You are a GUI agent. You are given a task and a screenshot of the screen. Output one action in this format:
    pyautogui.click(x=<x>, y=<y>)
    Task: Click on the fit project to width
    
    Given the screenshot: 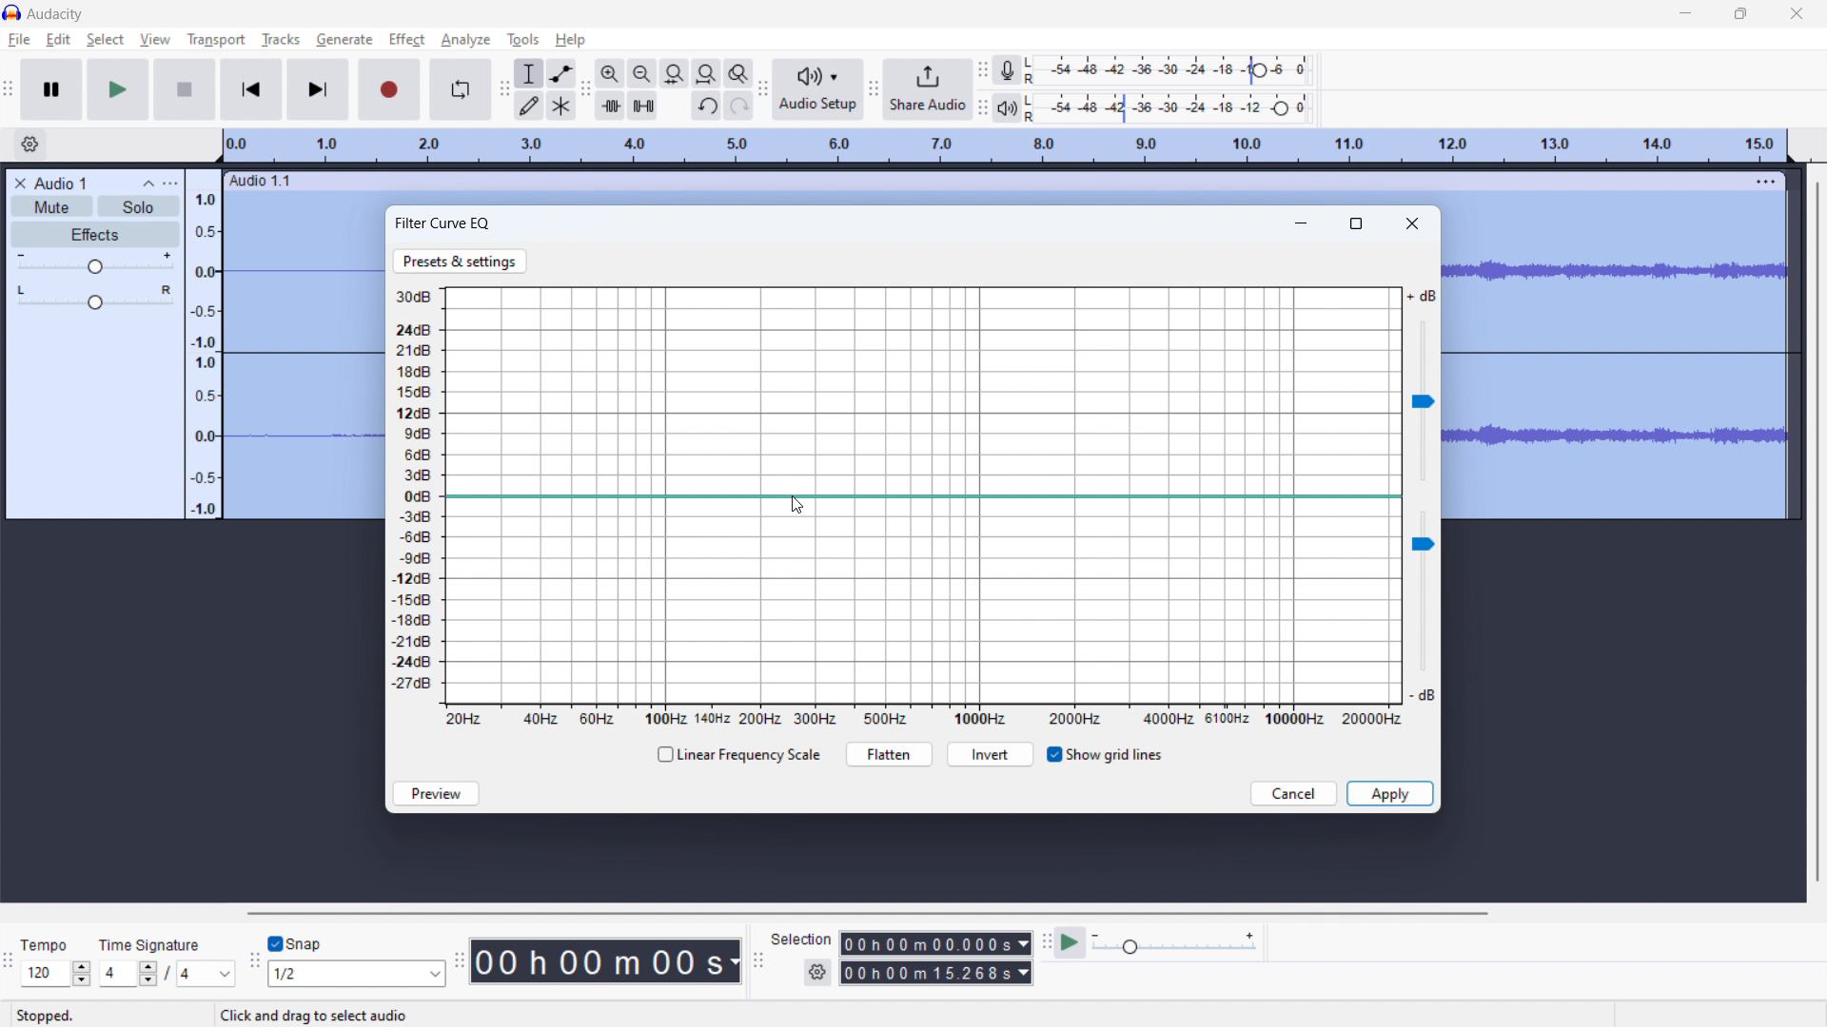 What is the action you would take?
    pyautogui.click(x=706, y=72)
    